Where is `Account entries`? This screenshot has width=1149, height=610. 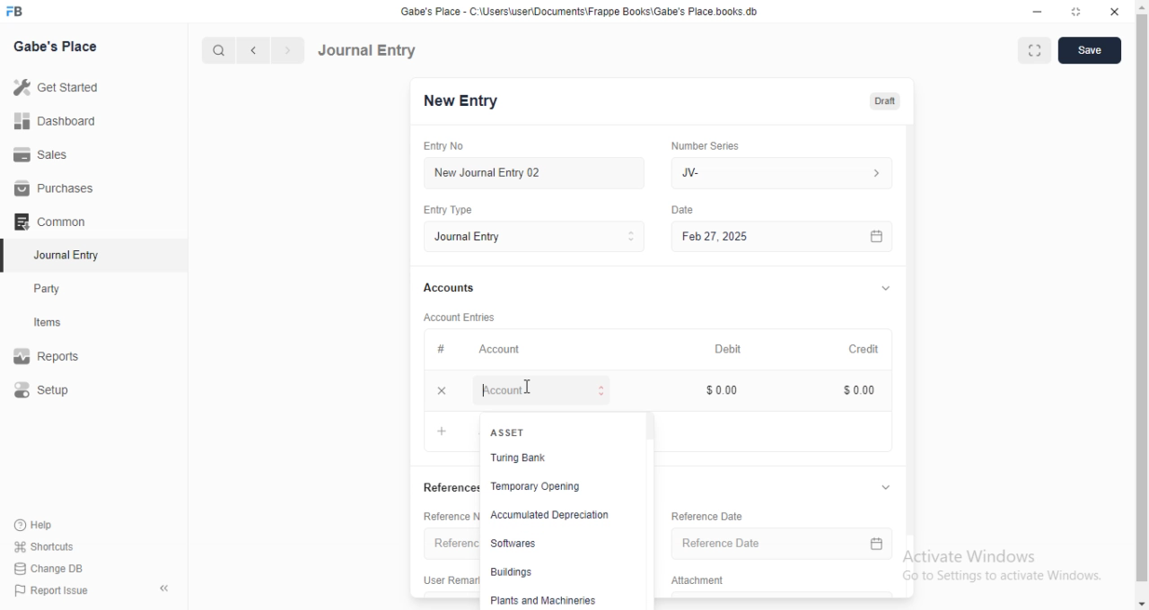 Account entries is located at coordinates (466, 317).